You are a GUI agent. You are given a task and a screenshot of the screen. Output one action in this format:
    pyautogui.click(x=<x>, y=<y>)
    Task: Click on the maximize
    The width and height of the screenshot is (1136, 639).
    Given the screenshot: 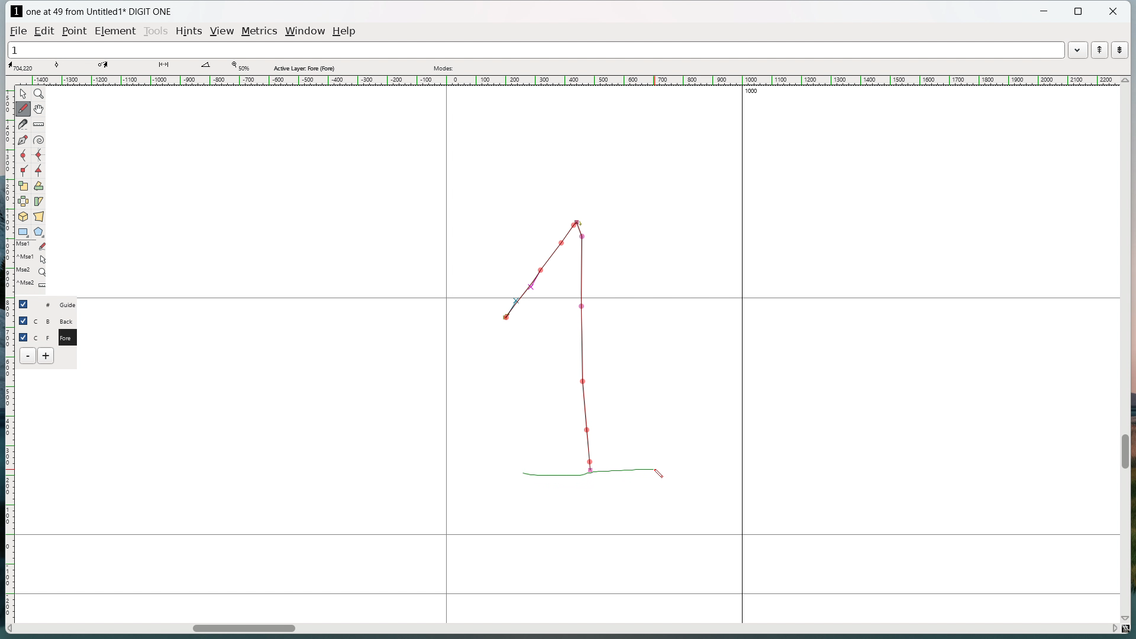 What is the action you would take?
    pyautogui.click(x=1079, y=12)
    